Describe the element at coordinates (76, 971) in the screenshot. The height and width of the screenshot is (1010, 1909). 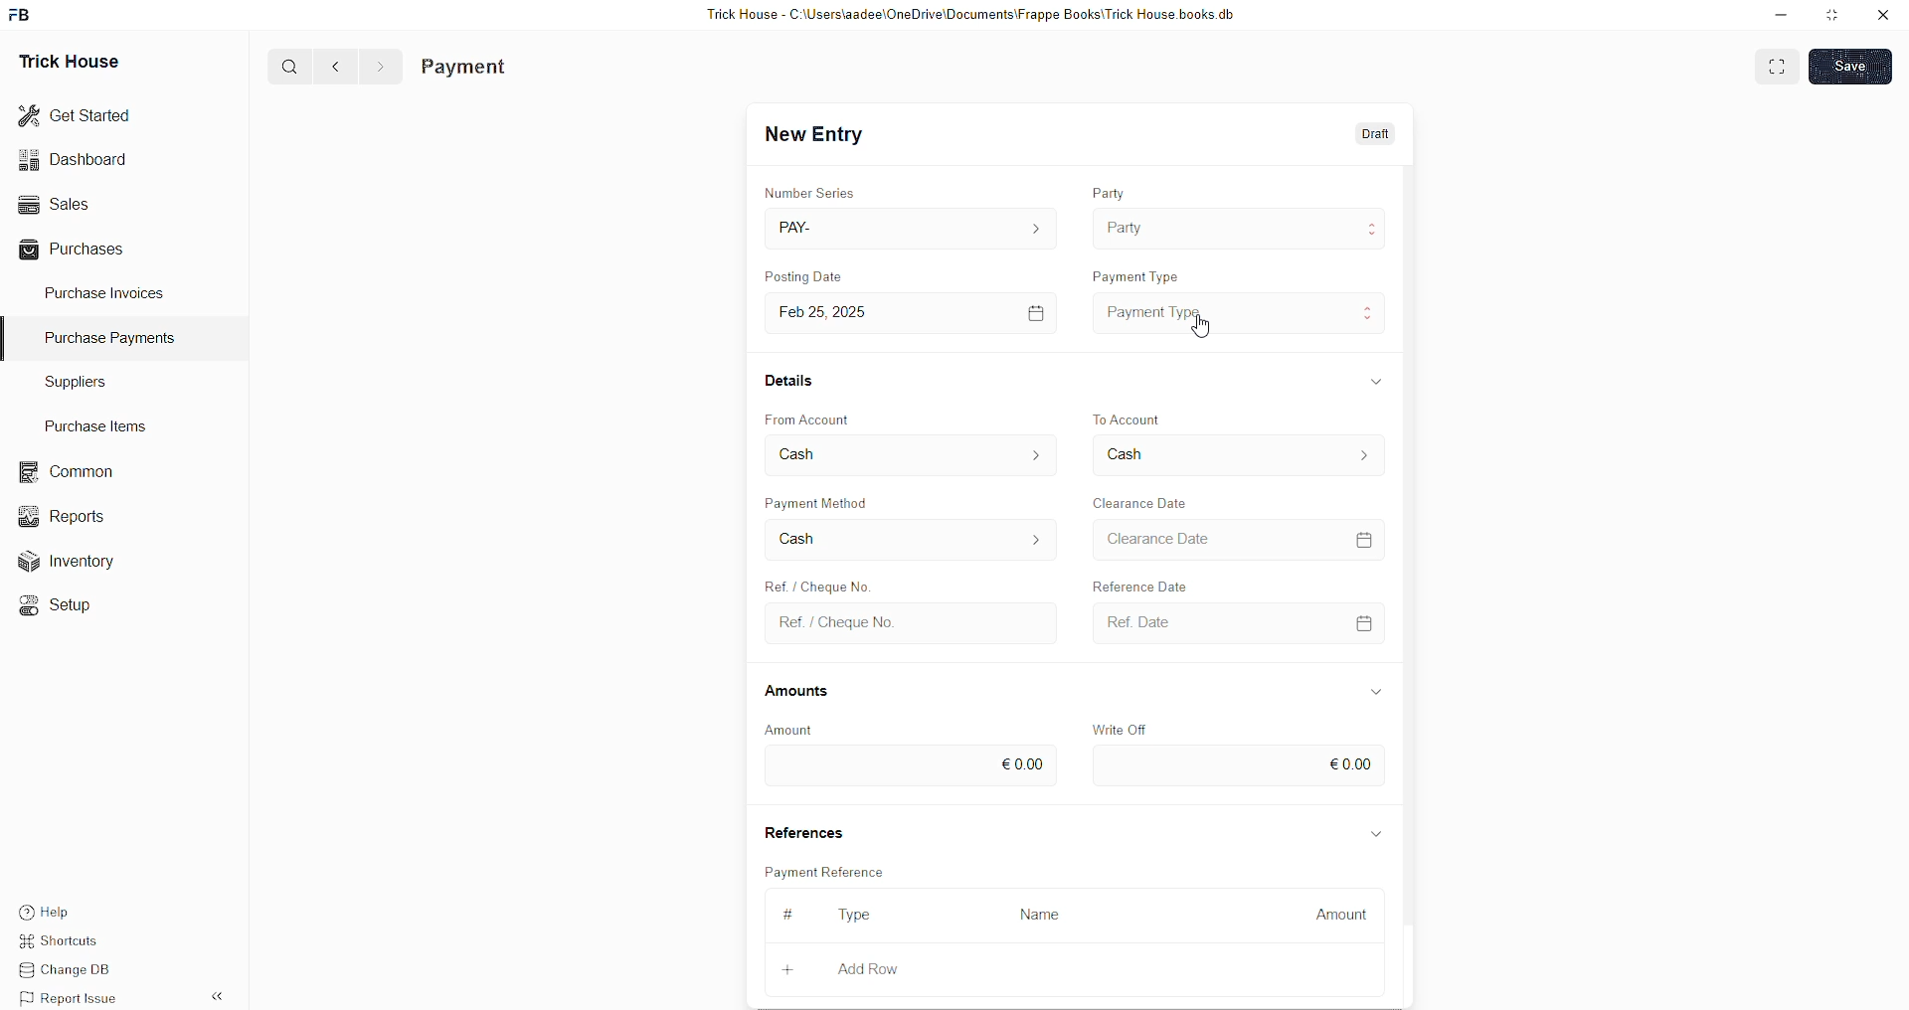
I see `Change DB` at that location.